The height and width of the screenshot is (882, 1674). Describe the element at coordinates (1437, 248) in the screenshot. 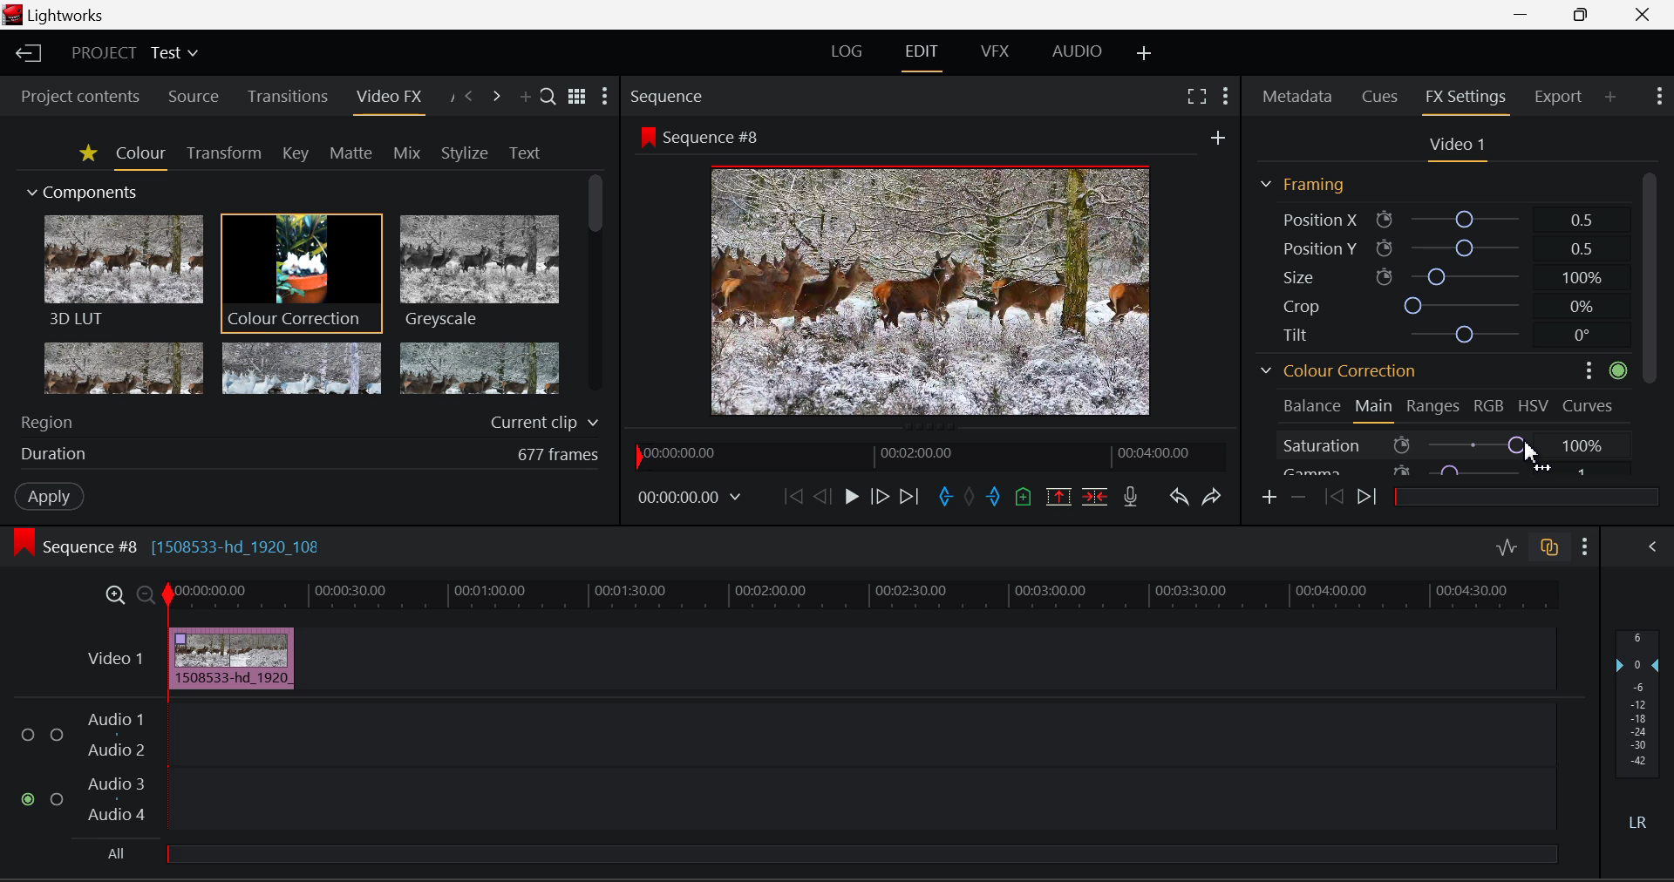

I see `Position Y` at that location.